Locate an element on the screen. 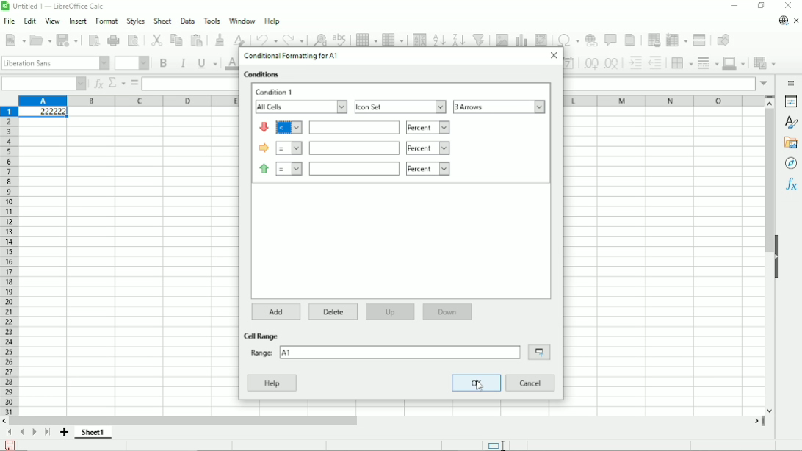  Sheet 1 is located at coordinates (94, 432).